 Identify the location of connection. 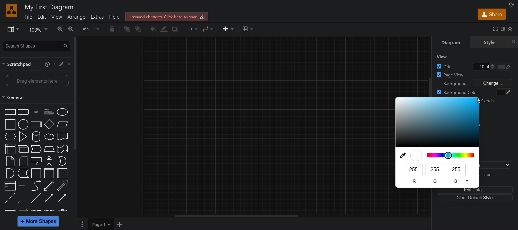
(192, 29).